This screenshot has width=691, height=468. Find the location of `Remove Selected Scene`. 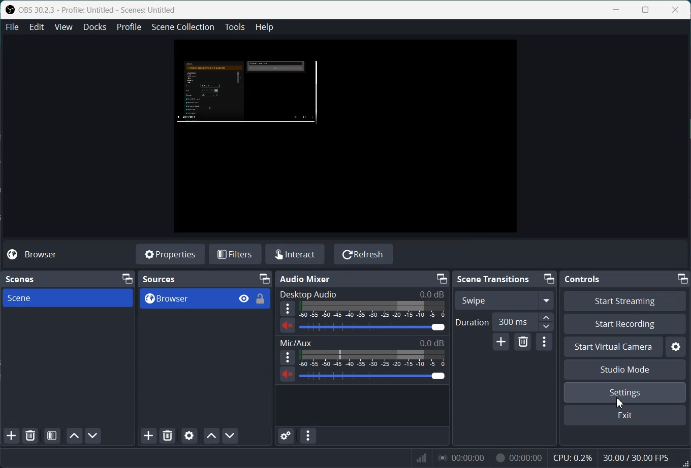

Remove Selected Scene is located at coordinates (30, 436).